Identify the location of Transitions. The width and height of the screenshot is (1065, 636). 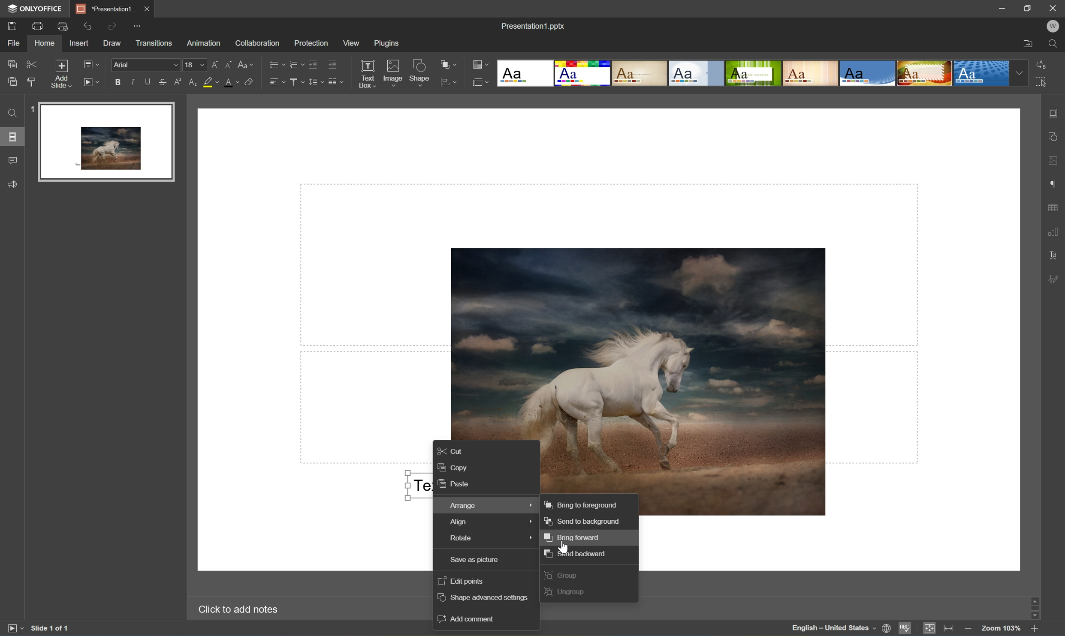
(154, 43).